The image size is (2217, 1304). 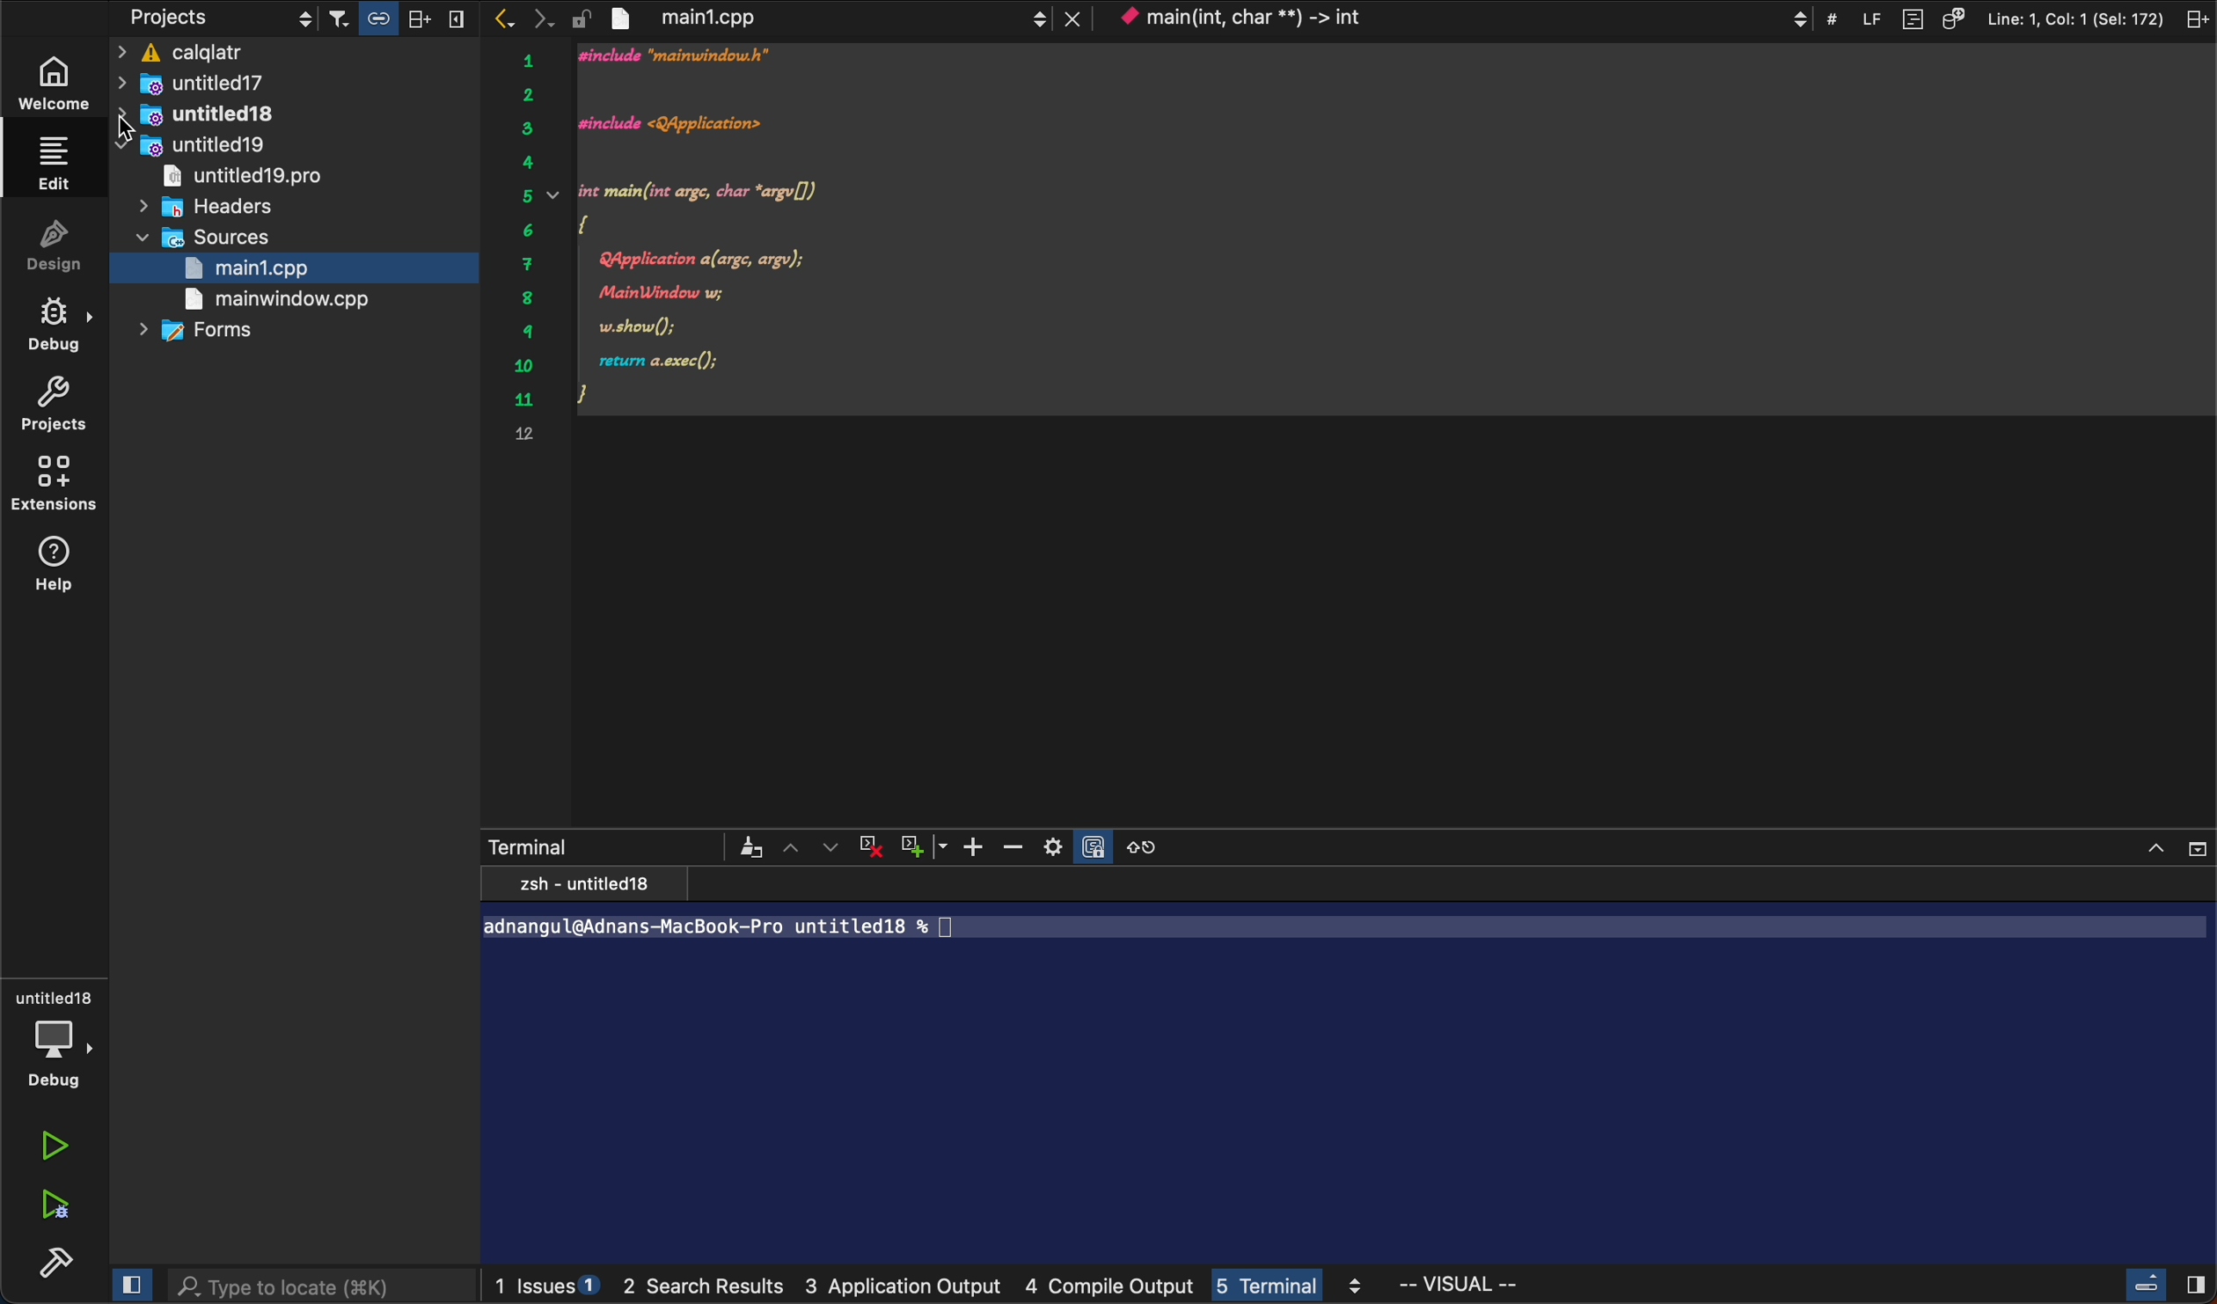 What do you see at coordinates (829, 18) in the screenshot?
I see `file tab` at bounding box center [829, 18].